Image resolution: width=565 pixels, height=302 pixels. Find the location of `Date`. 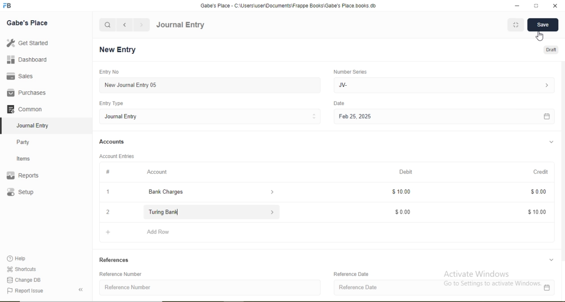

Date is located at coordinates (339, 103).